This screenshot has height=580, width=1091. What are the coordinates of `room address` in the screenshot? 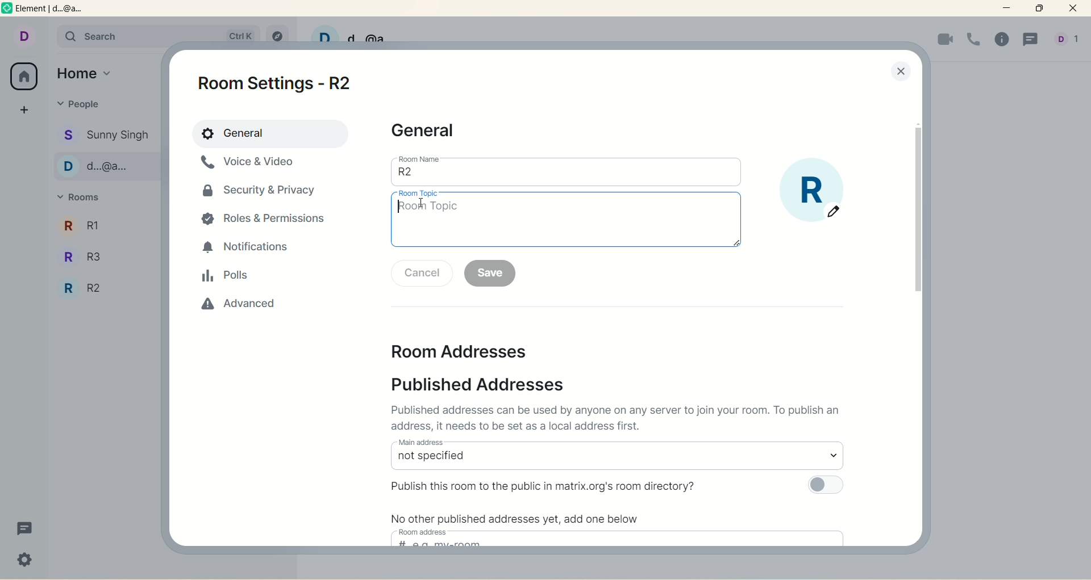 It's located at (425, 532).